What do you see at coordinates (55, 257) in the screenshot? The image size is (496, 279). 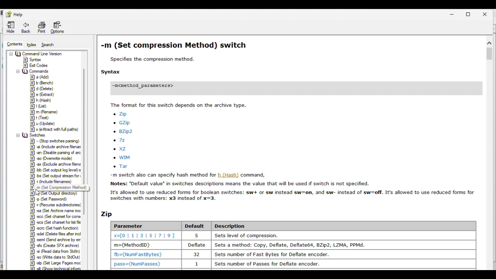 I see `so` at bounding box center [55, 257].